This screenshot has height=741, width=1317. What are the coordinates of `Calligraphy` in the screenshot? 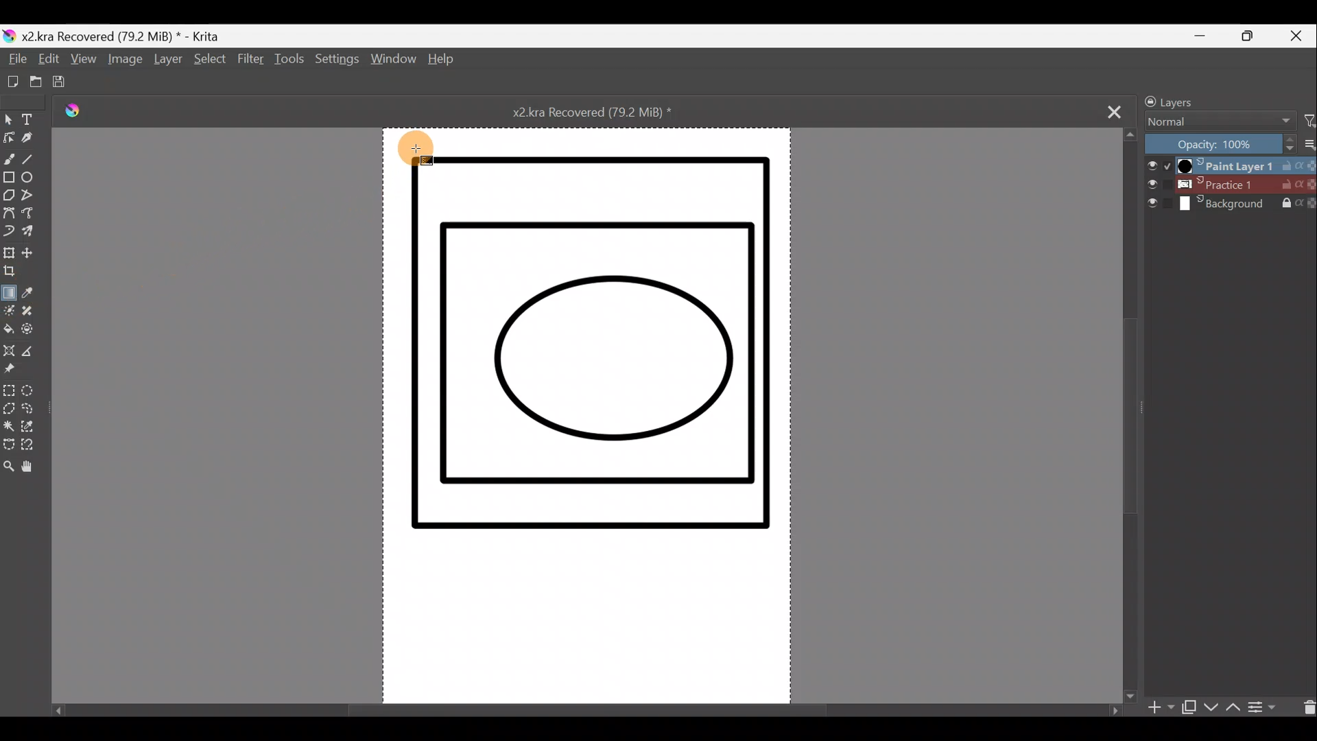 It's located at (27, 142).